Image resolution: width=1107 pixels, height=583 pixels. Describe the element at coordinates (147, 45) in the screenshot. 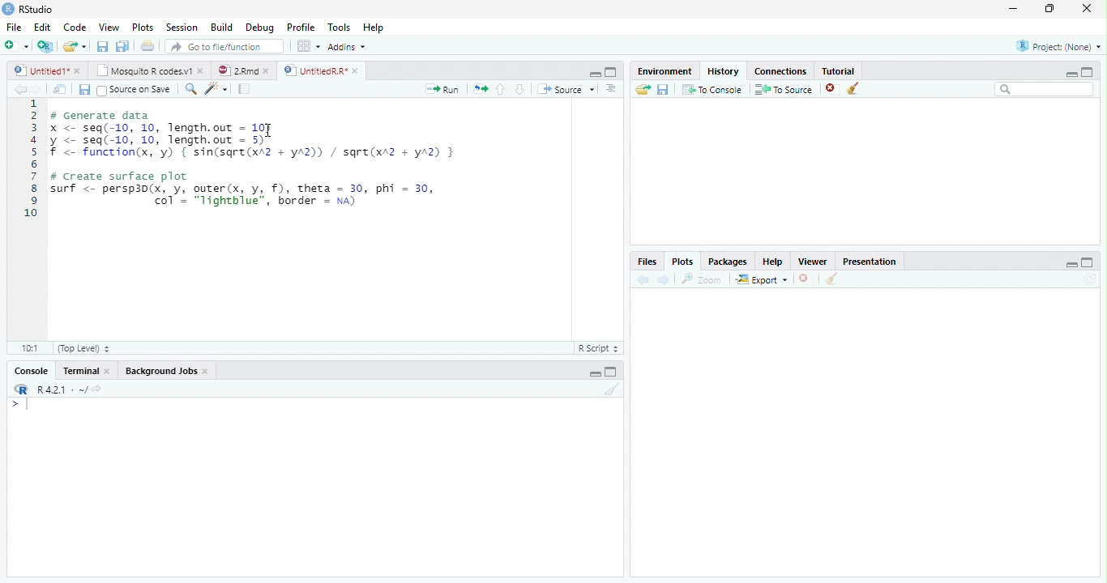

I see `Print the current file` at that location.